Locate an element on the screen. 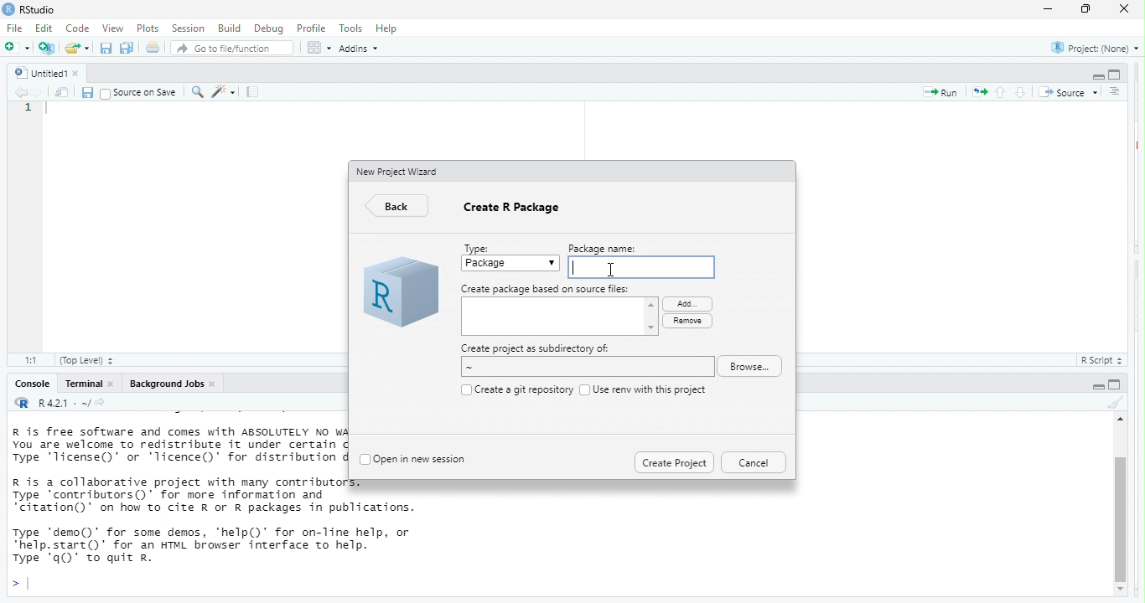 The image size is (1145, 603).  Untitled1 is located at coordinates (38, 71).